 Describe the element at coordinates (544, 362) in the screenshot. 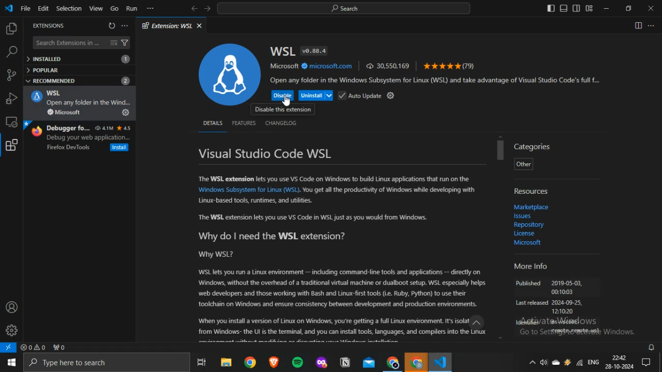

I see `volume` at that location.